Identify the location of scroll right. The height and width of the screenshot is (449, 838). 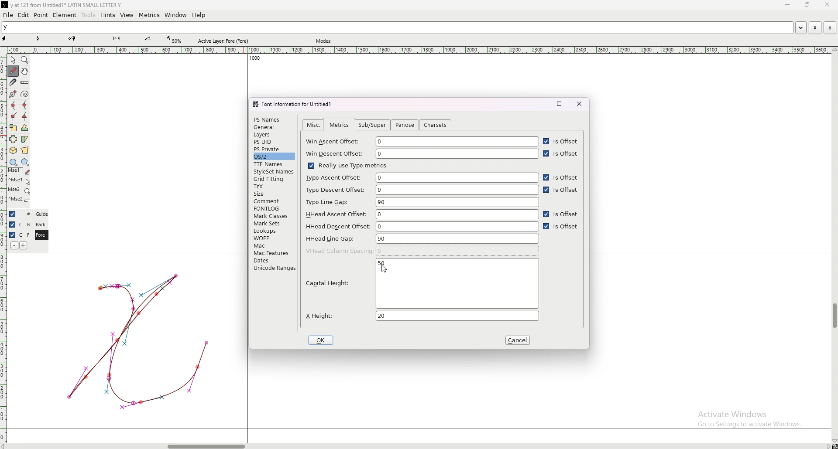
(6, 446).